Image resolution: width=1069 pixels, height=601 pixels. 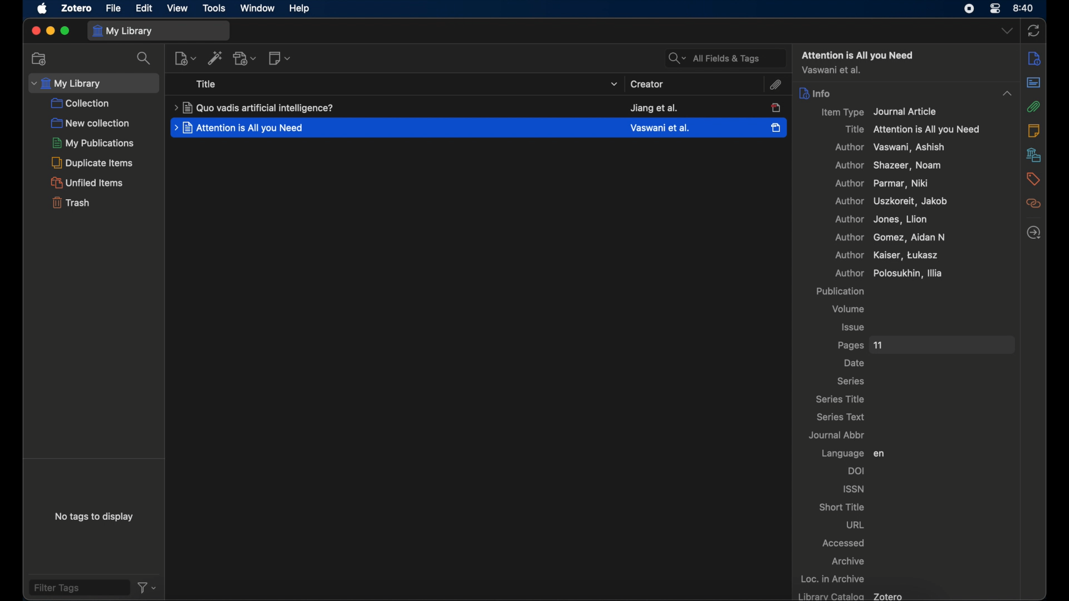 I want to click on view, so click(x=178, y=8).